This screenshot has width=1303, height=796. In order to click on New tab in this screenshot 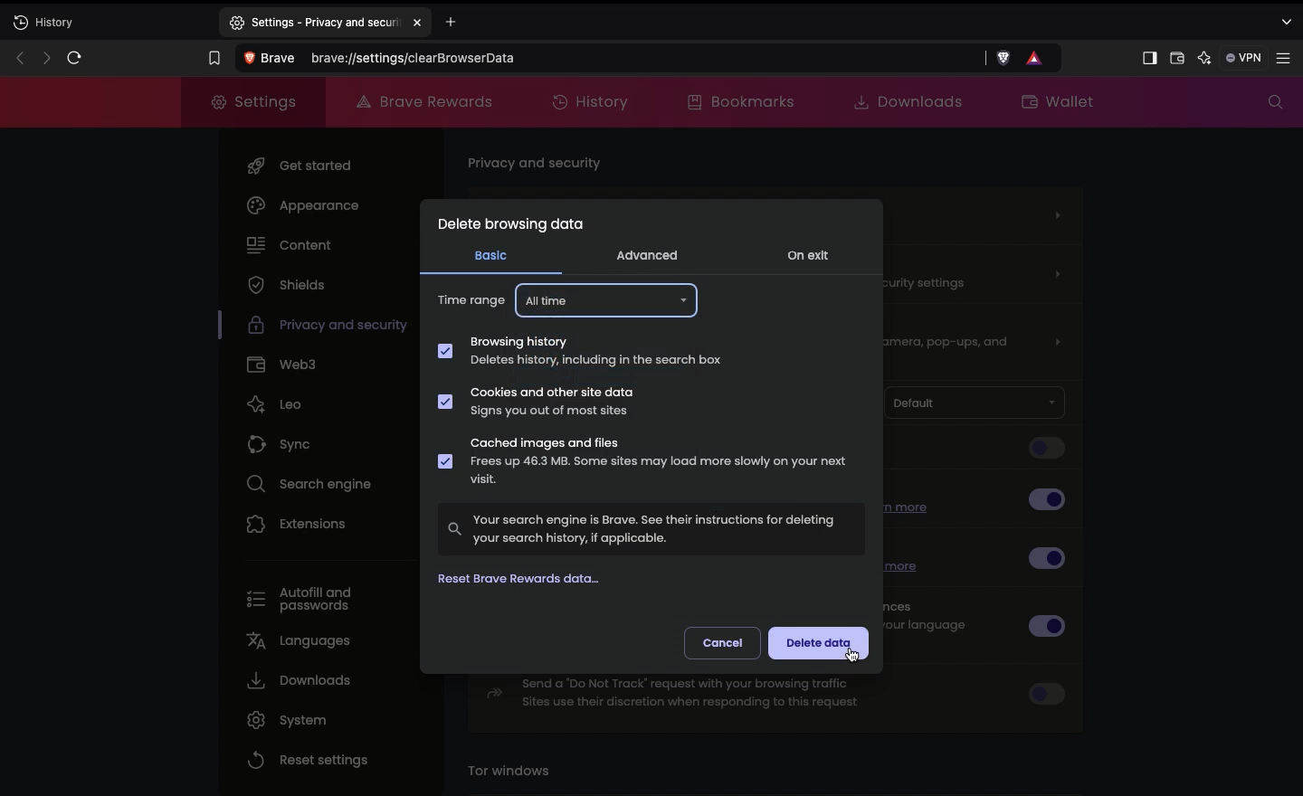, I will do `click(108, 24)`.